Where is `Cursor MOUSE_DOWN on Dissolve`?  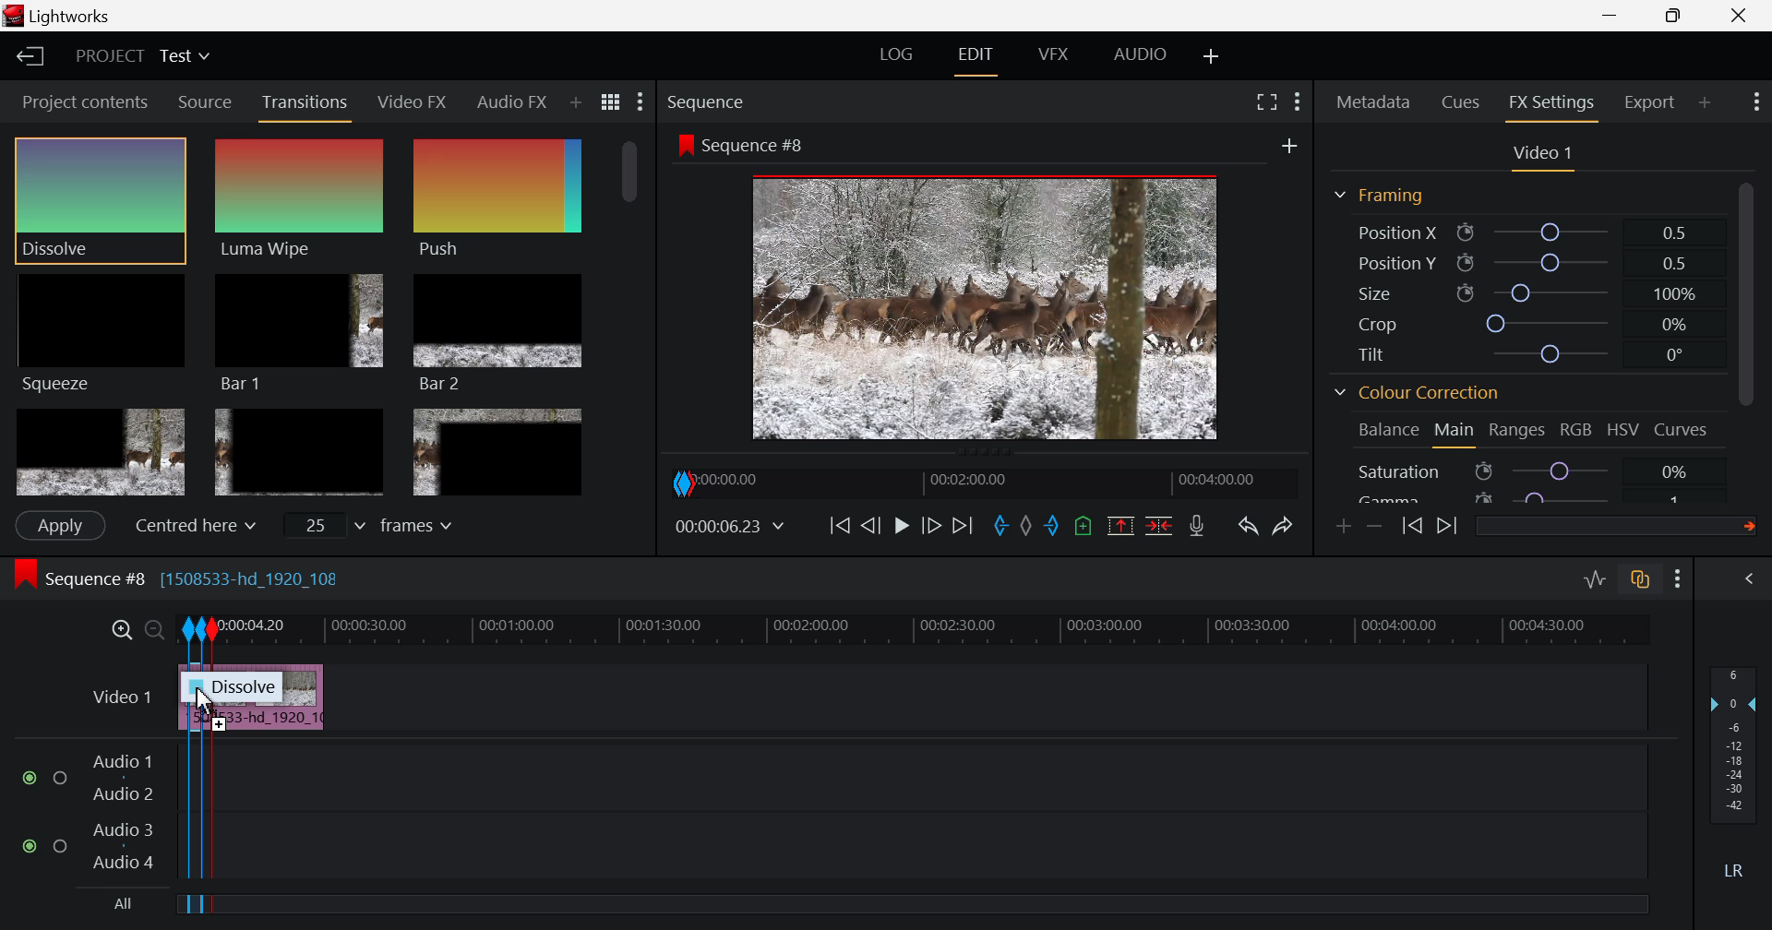
Cursor MOUSE_DOWN on Dissolve is located at coordinates (101, 200).